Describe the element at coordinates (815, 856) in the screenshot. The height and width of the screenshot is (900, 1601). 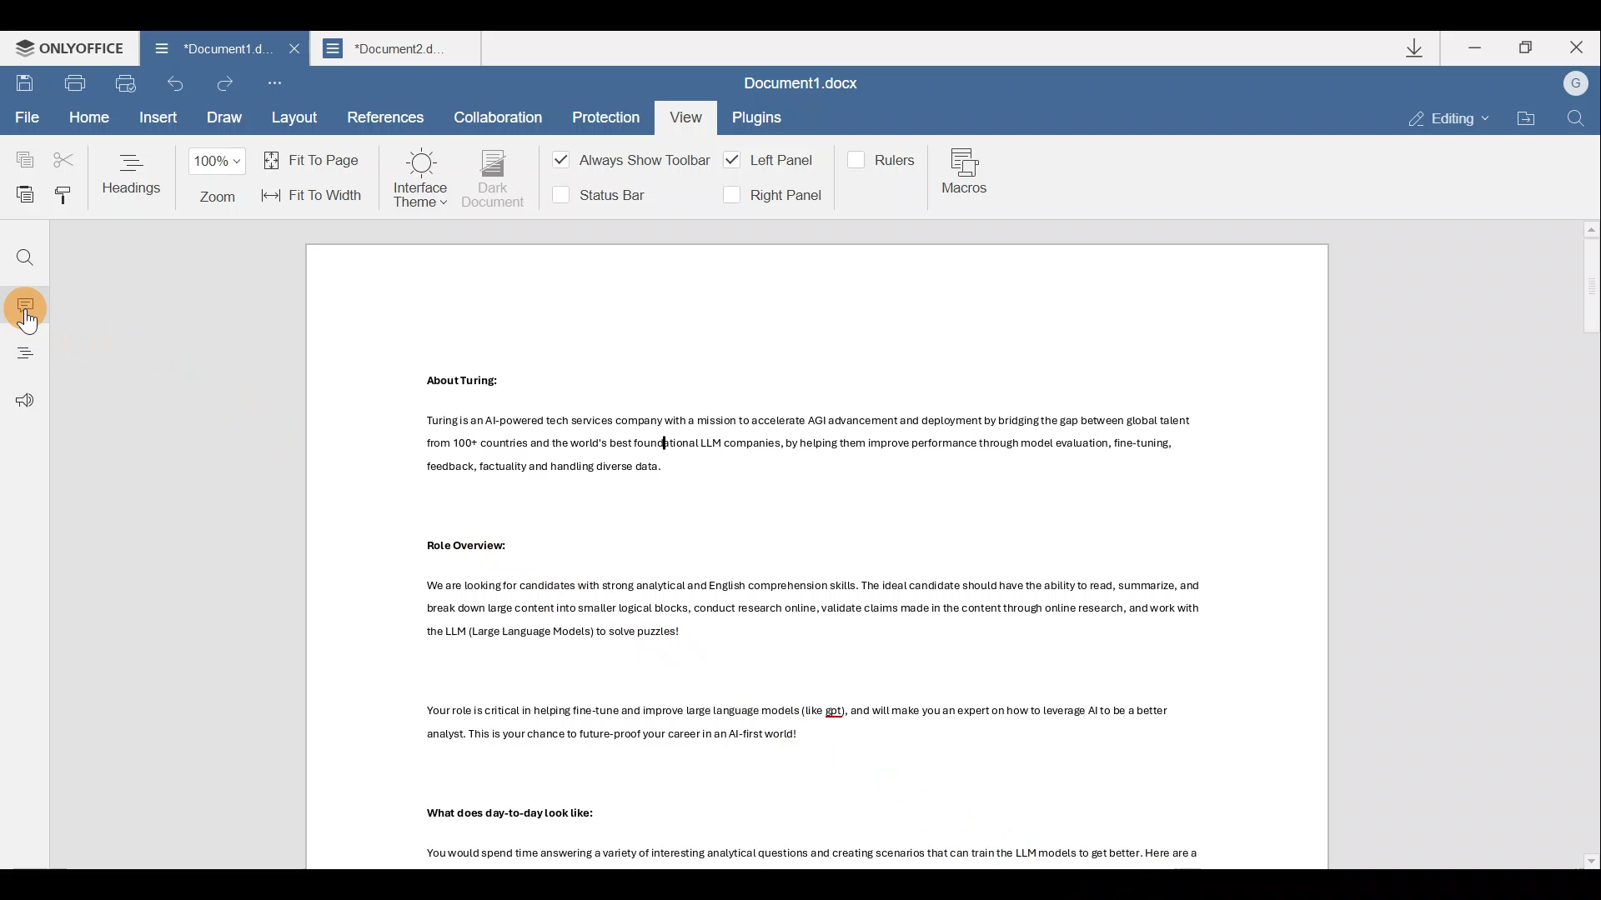
I see `` at that location.